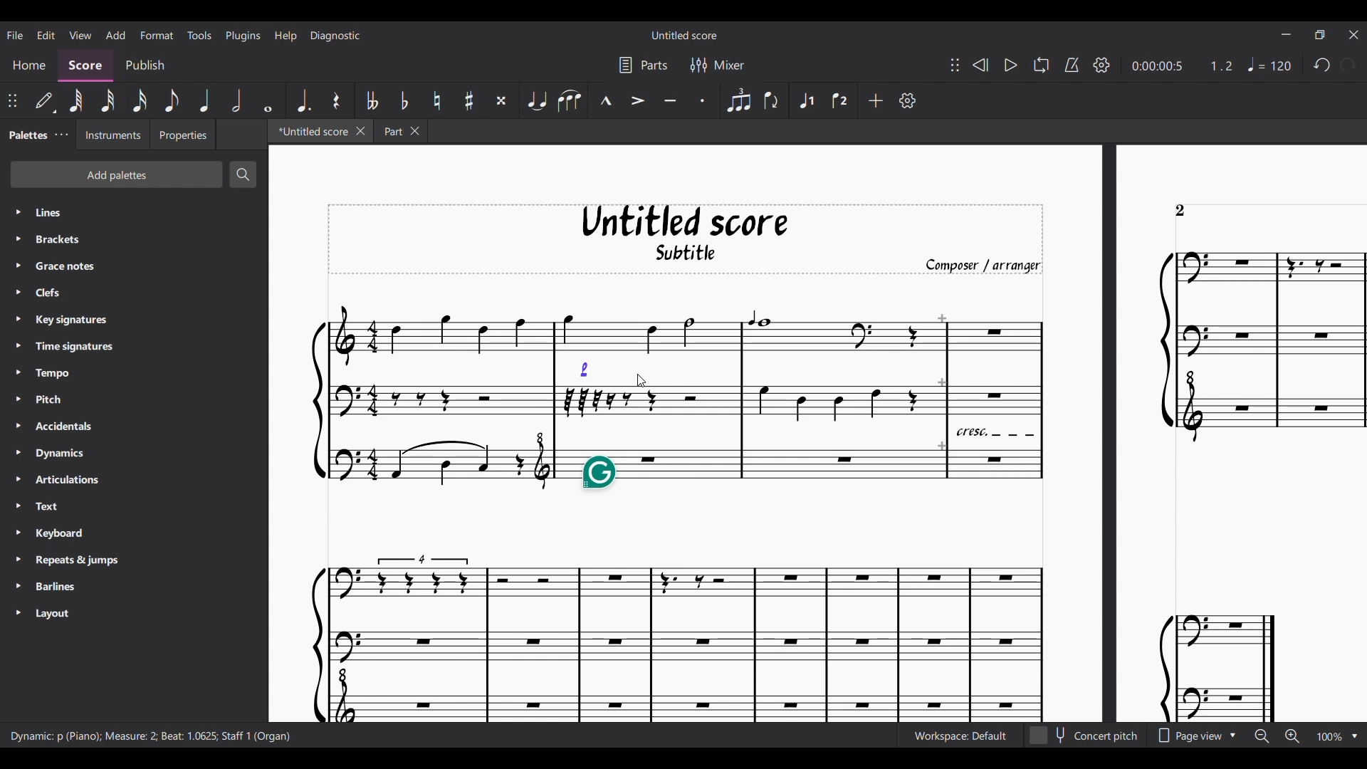 This screenshot has height=769, width=1367. I want to click on Staccato, so click(703, 100).